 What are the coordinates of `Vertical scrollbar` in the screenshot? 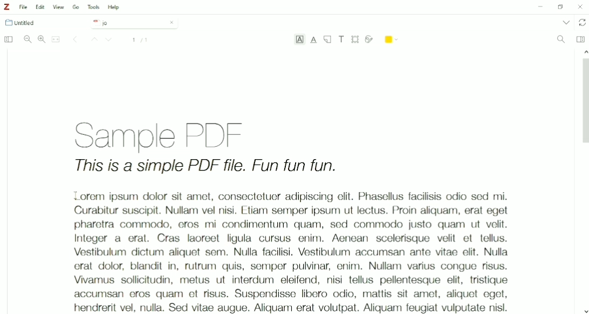 It's located at (584, 104).